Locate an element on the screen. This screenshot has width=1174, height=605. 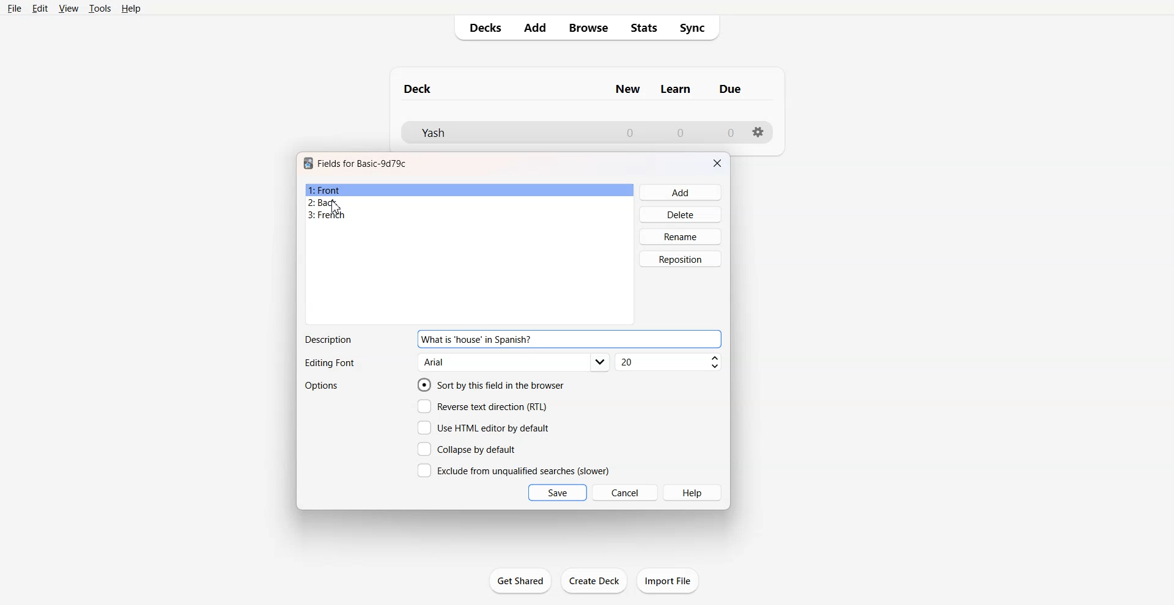
Use HTML editor by default is located at coordinates (483, 428).